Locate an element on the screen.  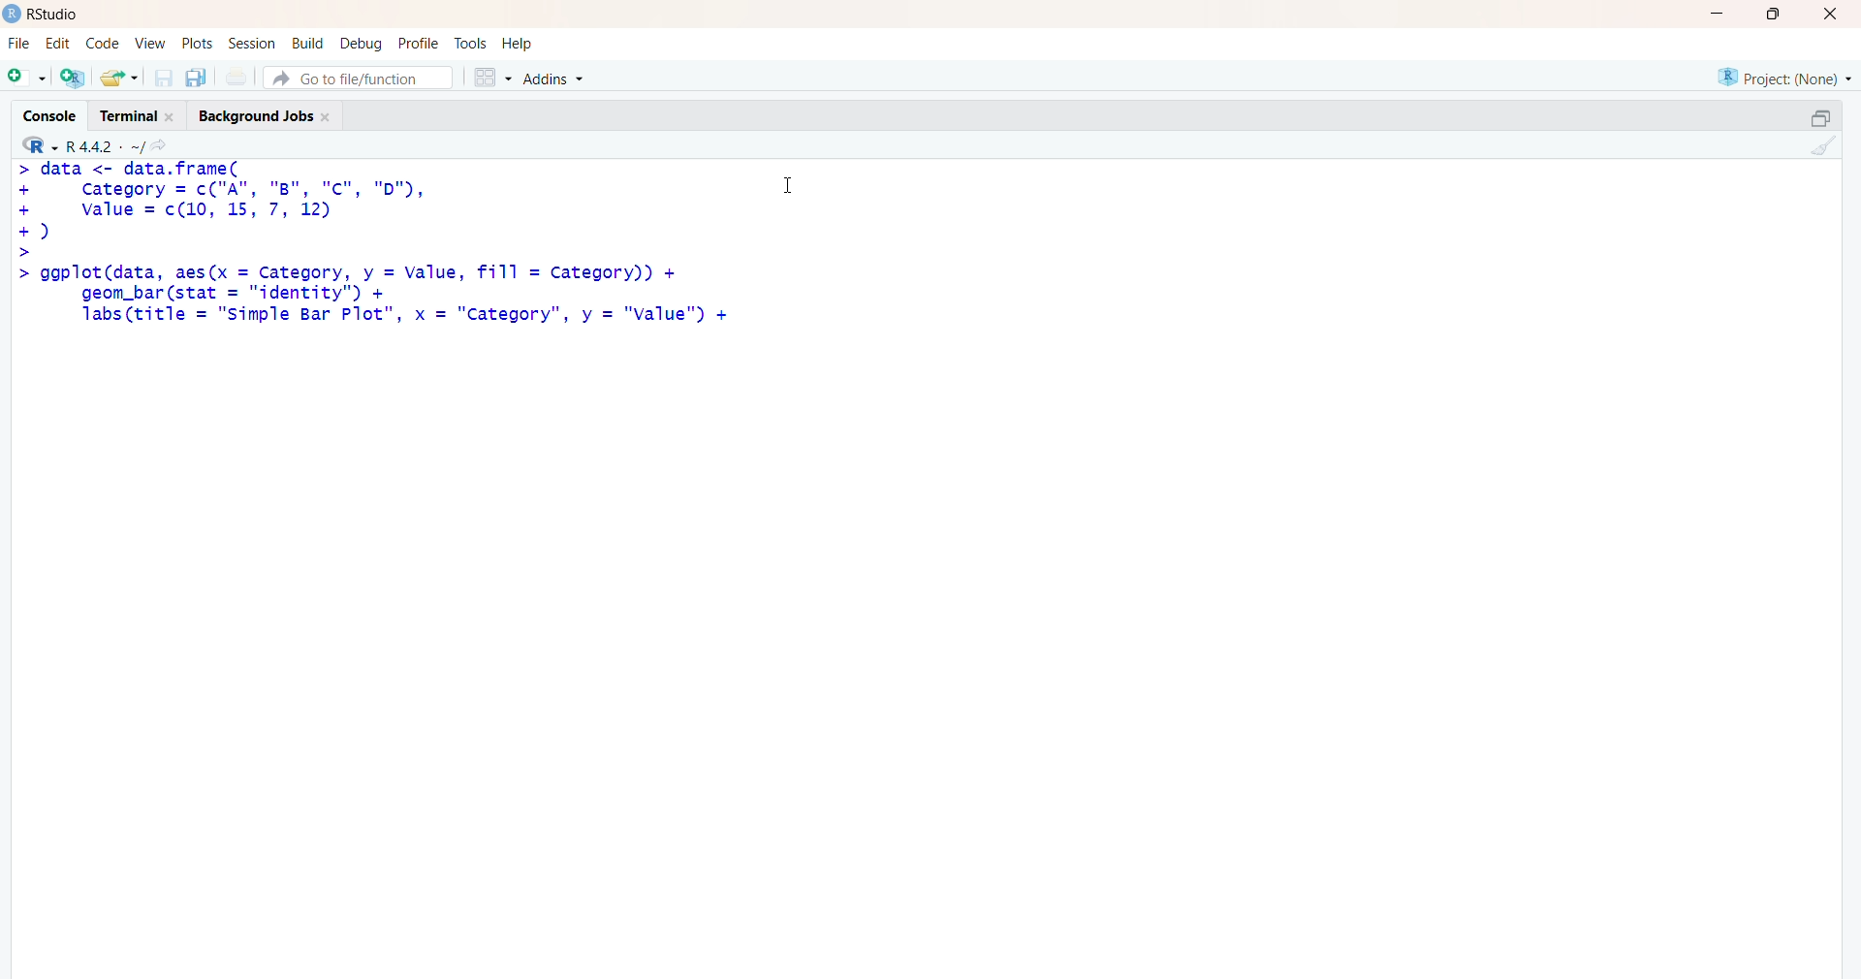
new file is located at coordinates (26, 75).